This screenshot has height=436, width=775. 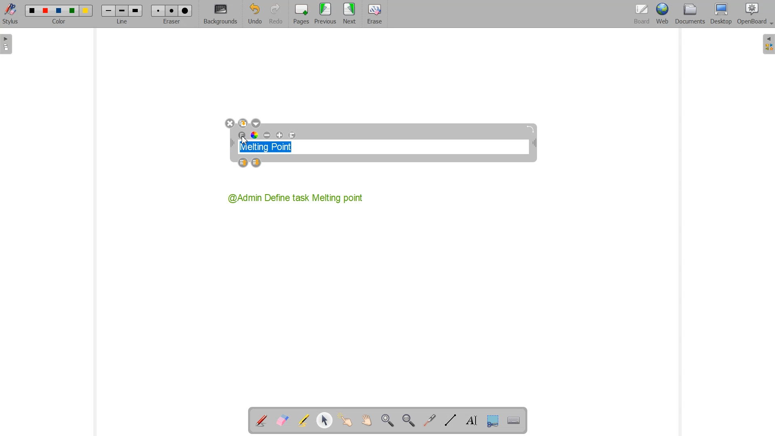 I want to click on Annotate Document, so click(x=261, y=421).